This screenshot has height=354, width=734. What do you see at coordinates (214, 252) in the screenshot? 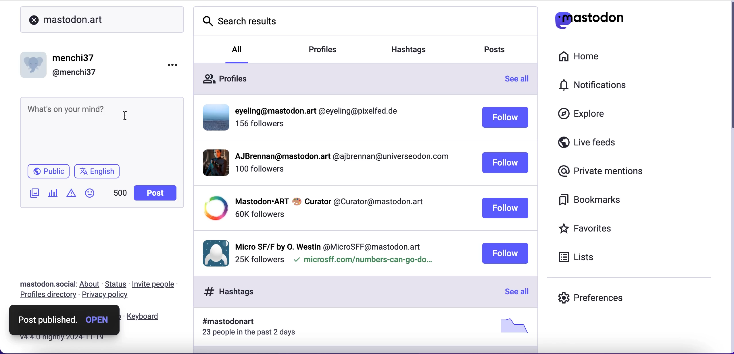
I see `display picture` at bounding box center [214, 252].